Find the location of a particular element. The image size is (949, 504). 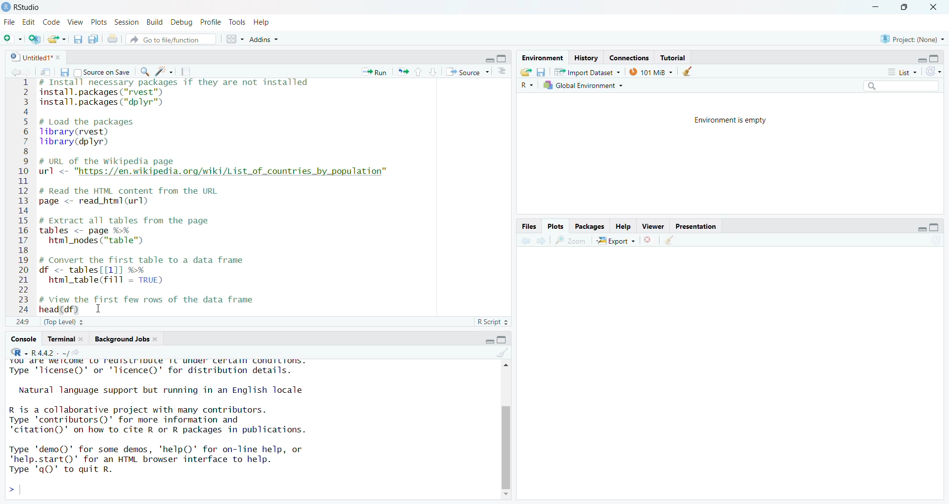

Zoom is located at coordinates (571, 240).